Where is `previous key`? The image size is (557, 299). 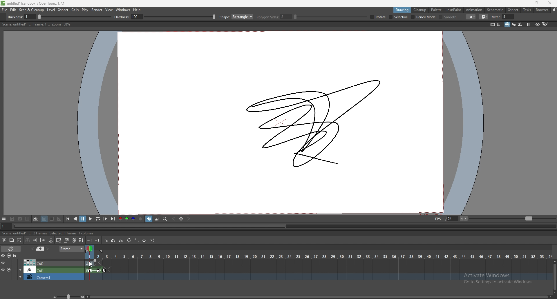 previous key is located at coordinates (173, 219).